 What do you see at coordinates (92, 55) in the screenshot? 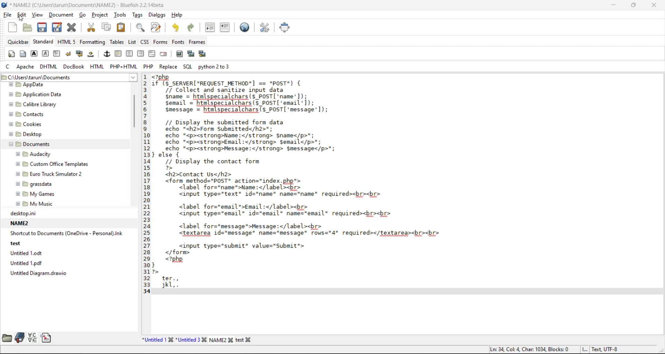
I see `non breaking space` at bounding box center [92, 55].